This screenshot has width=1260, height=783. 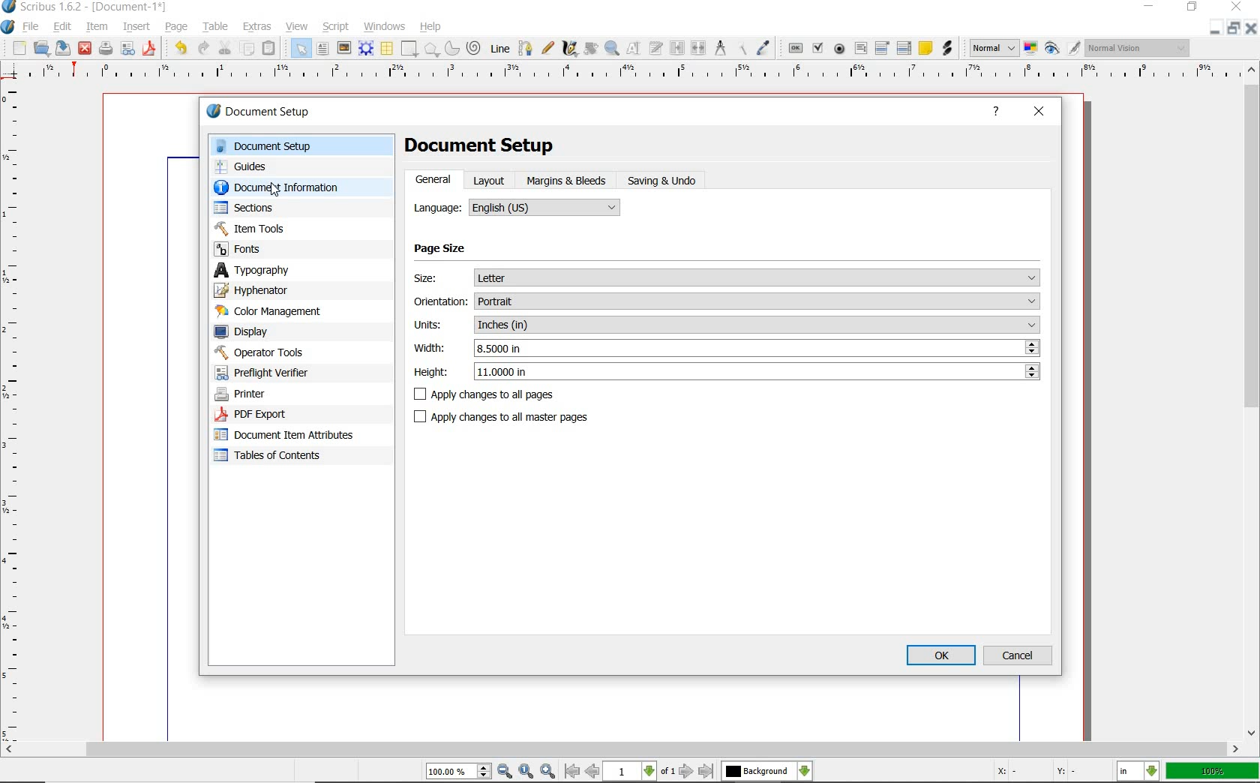 I want to click on Height, so click(x=727, y=371).